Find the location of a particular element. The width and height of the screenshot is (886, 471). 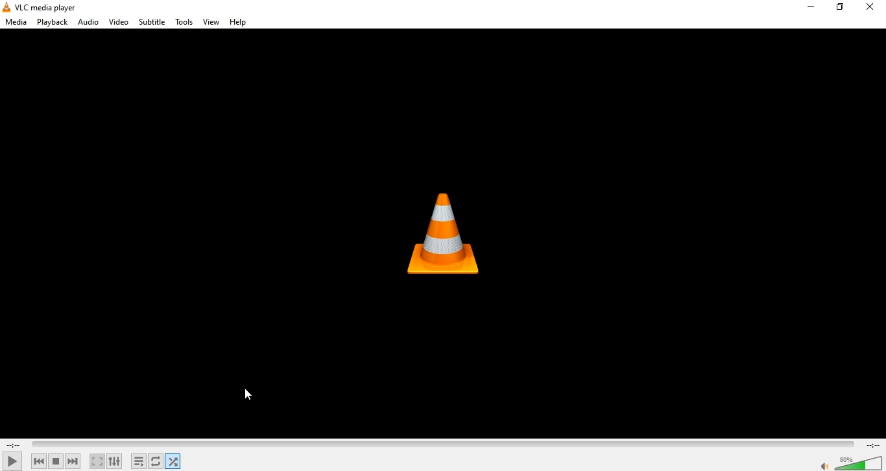

media is located at coordinates (16, 22).